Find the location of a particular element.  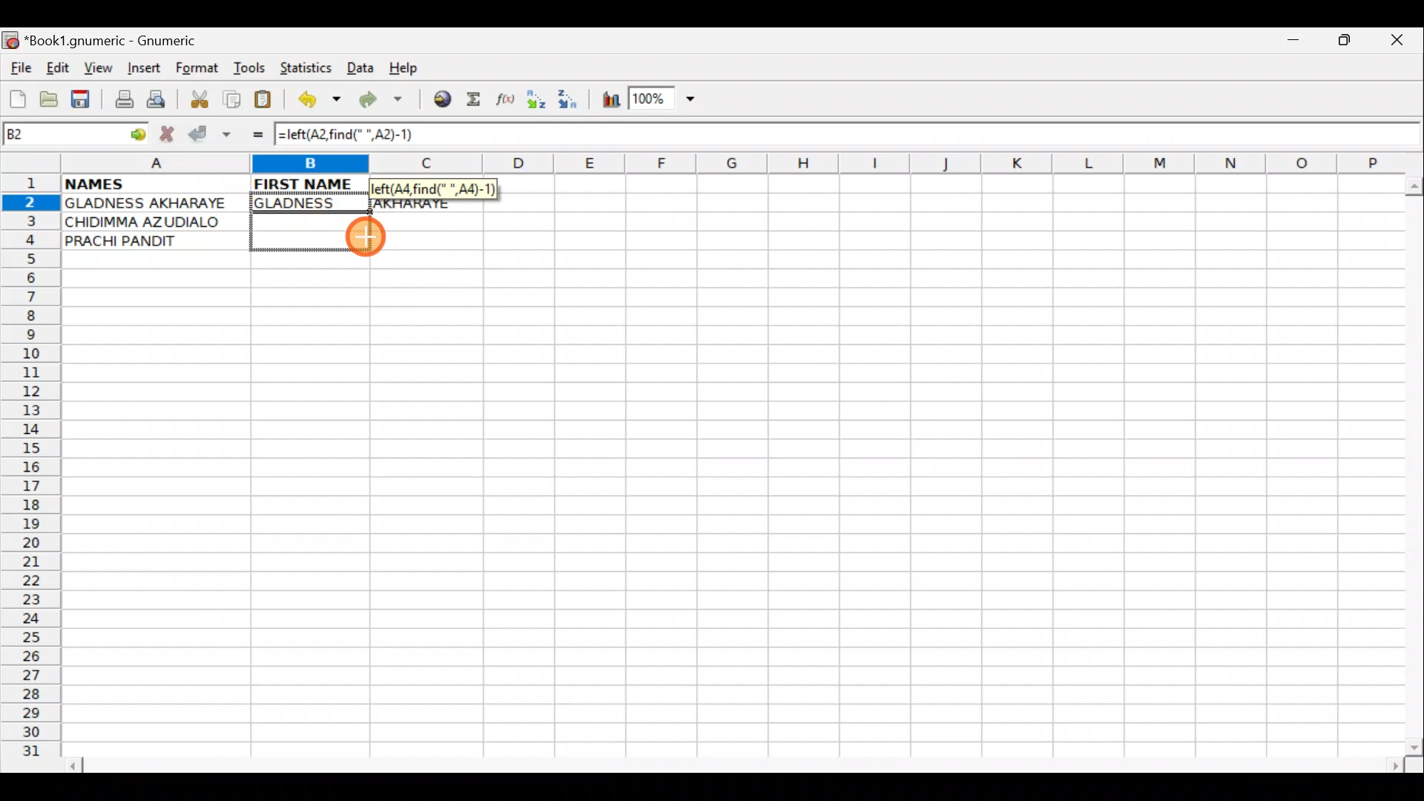

Format is located at coordinates (200, 70).